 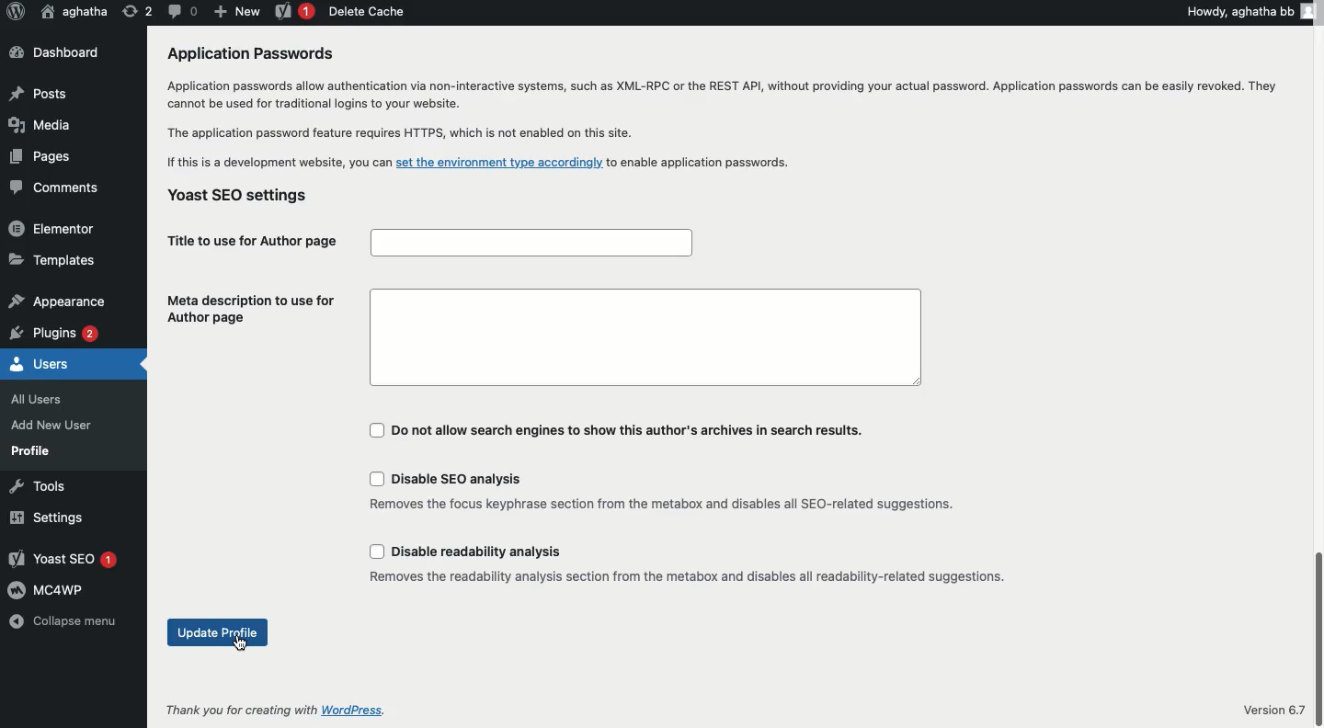 I want to click on Templates, so click(x=53, y=258).